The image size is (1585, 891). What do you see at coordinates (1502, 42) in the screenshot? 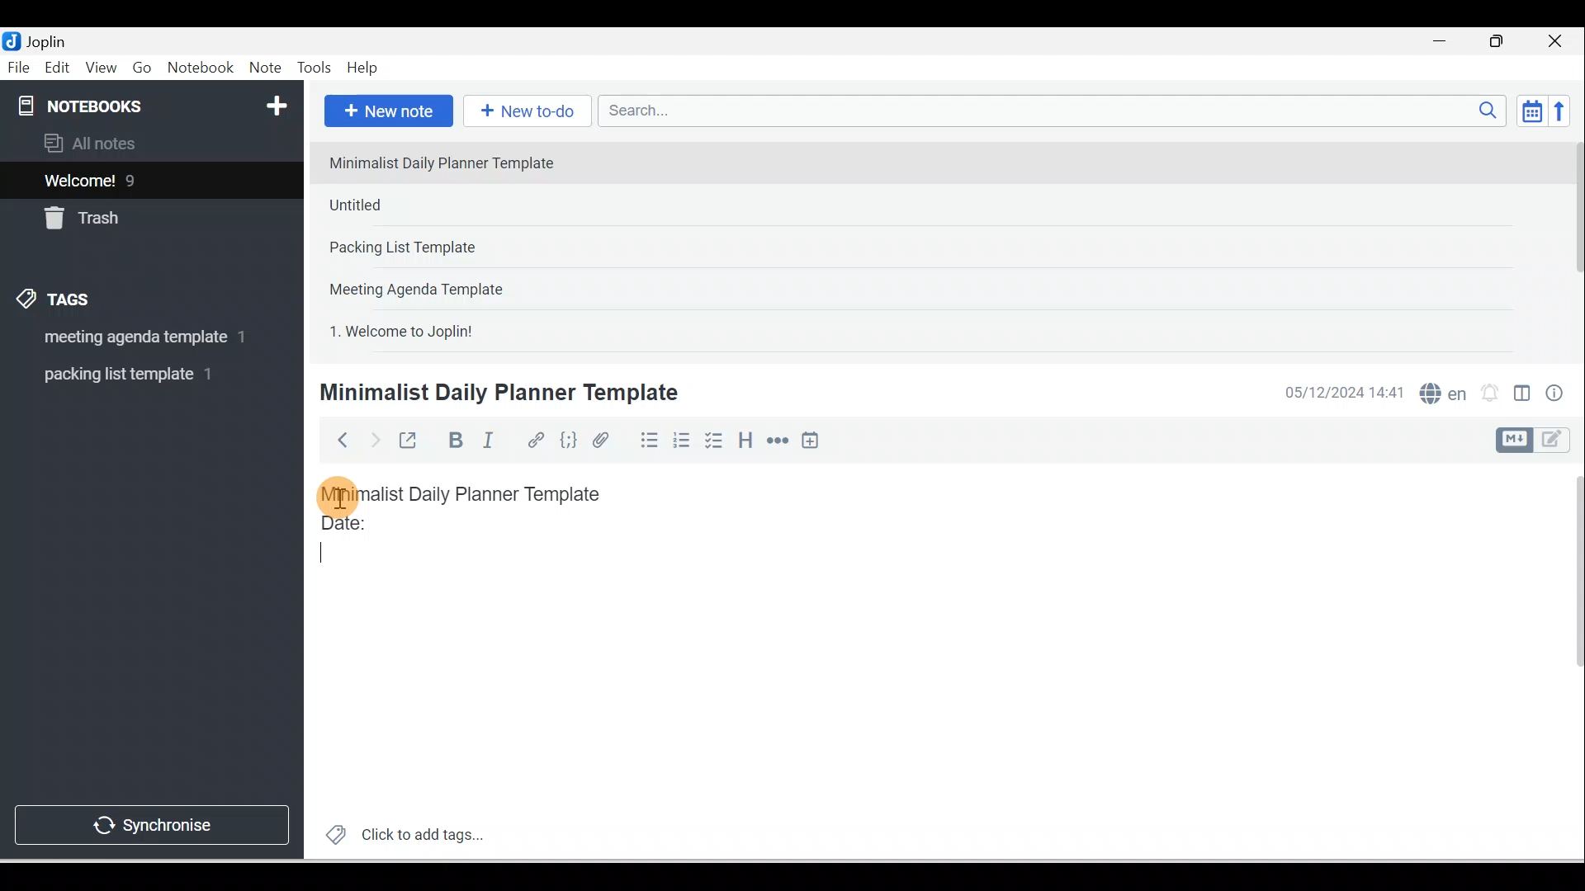
I see `Maximise` at bounding box center [1502, 42].